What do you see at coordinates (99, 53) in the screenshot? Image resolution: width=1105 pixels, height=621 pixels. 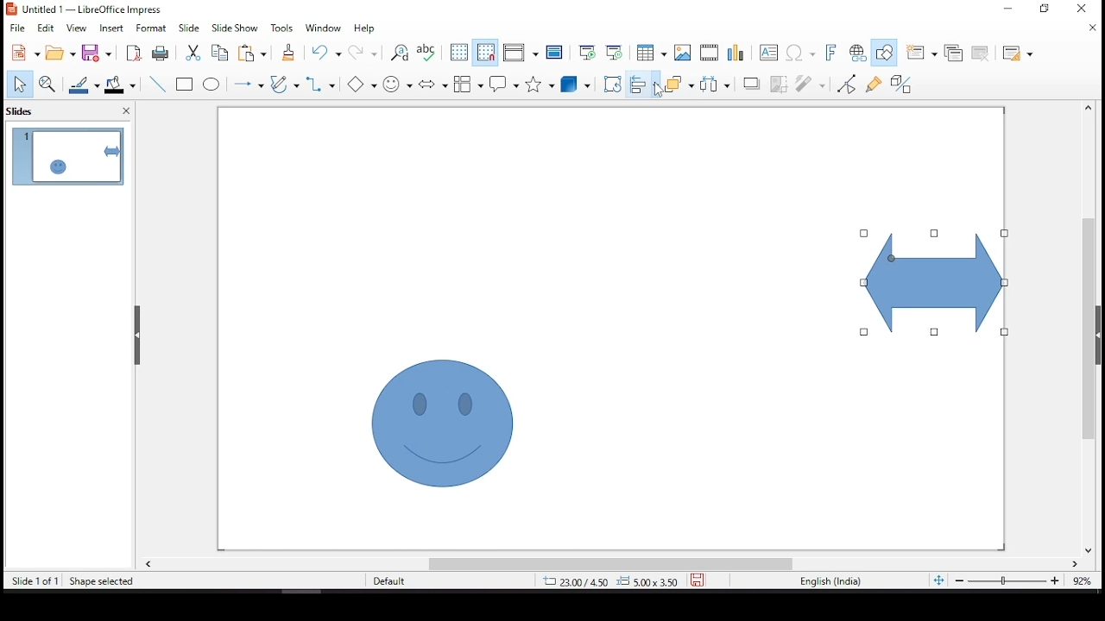 I see `save` at bounding box center [99, 53].